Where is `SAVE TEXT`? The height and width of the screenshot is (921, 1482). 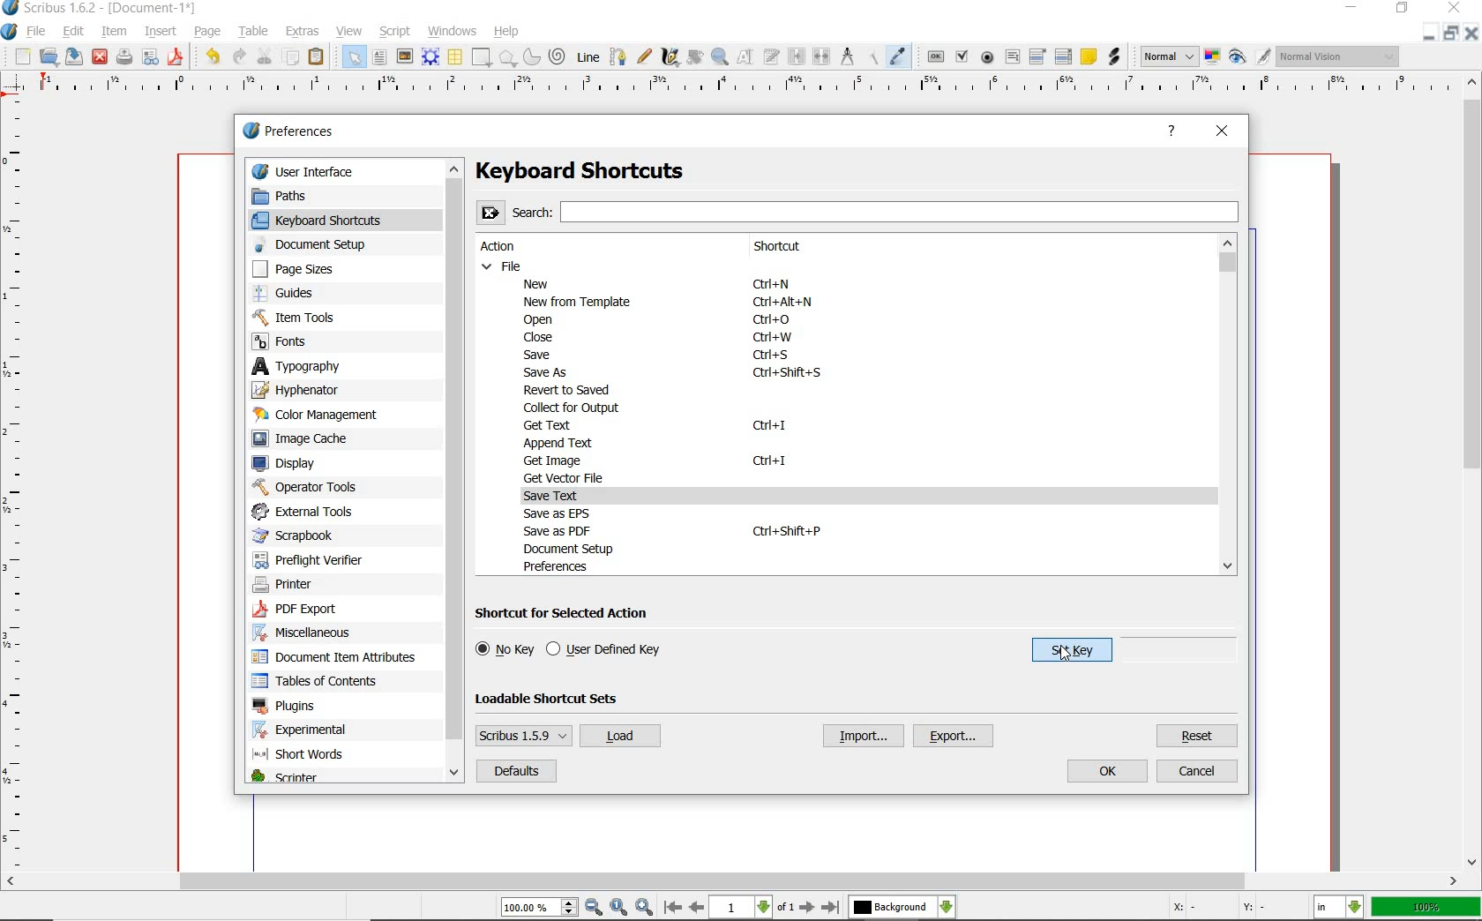 SAVE TEXT is located at coordinates (563, 496).